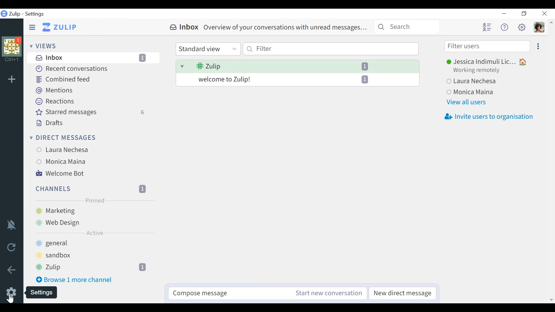  What do you see at coordinates (487, 27) in the screenshot?
I see `Hide user list` at bounding box center [487, 27].